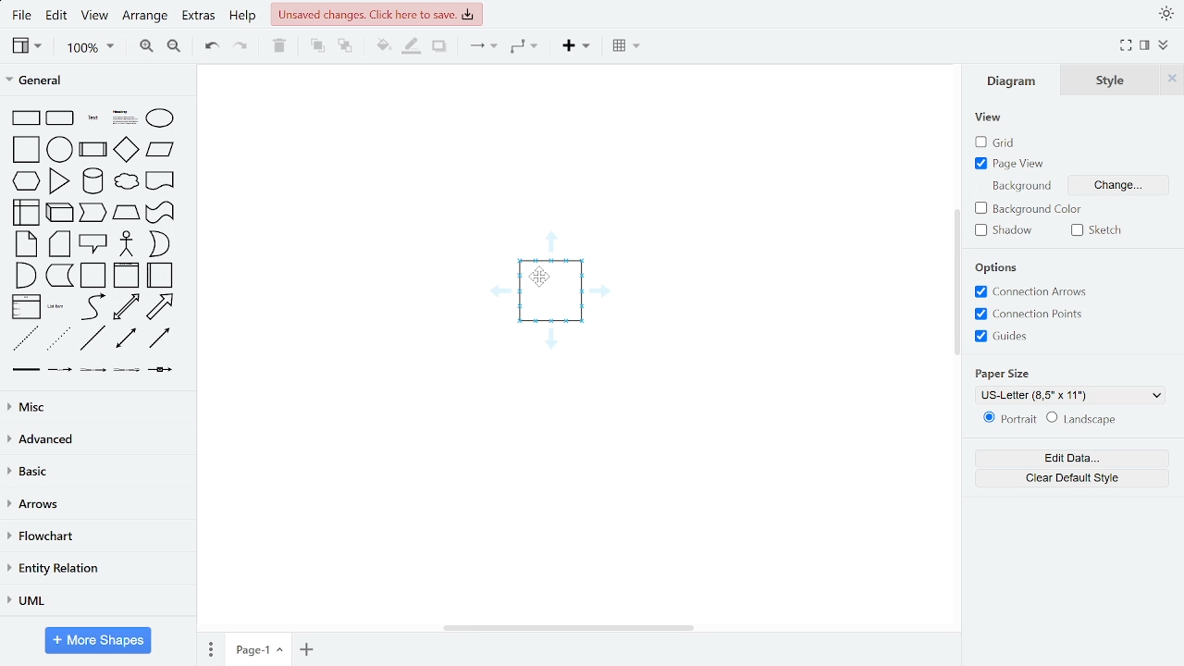  Describe the element at coordinates (555, 298) in the screenshot. I see `current diagram` at that location.